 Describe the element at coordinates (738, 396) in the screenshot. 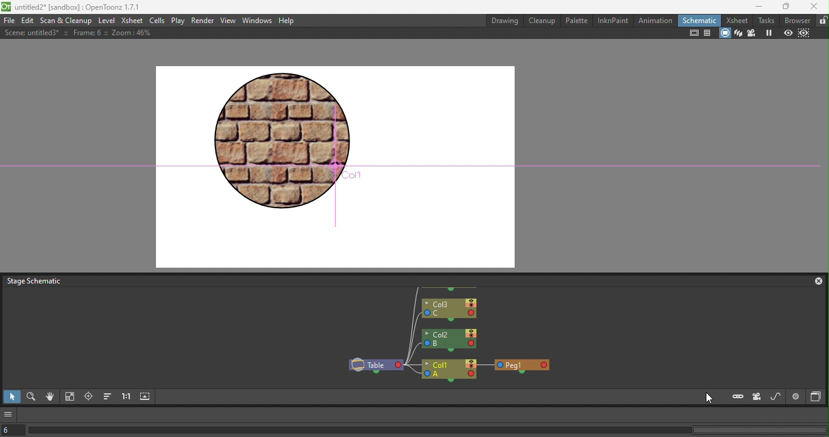

I see `New pegbar` at that location.